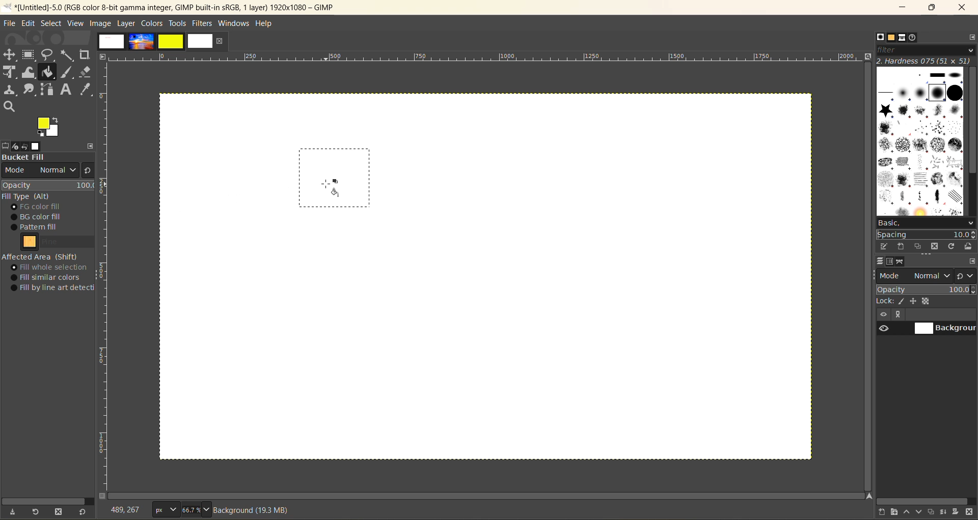  I want to click on tools, so click(46, 79).